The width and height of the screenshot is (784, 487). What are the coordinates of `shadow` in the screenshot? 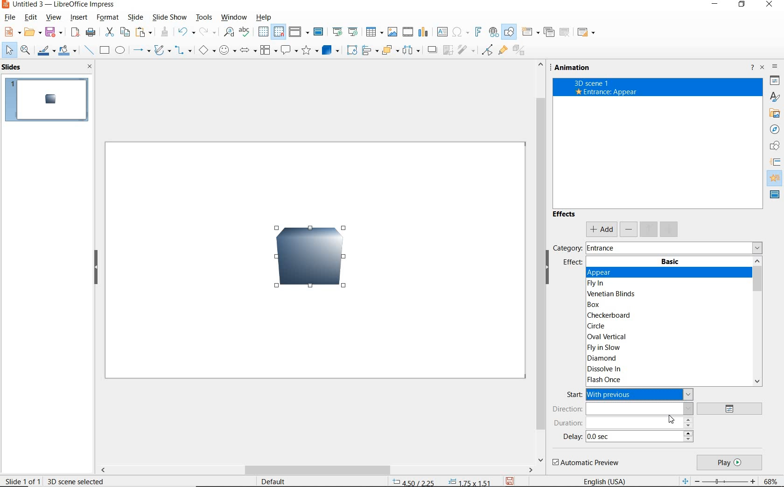 It's located at (434, 50).